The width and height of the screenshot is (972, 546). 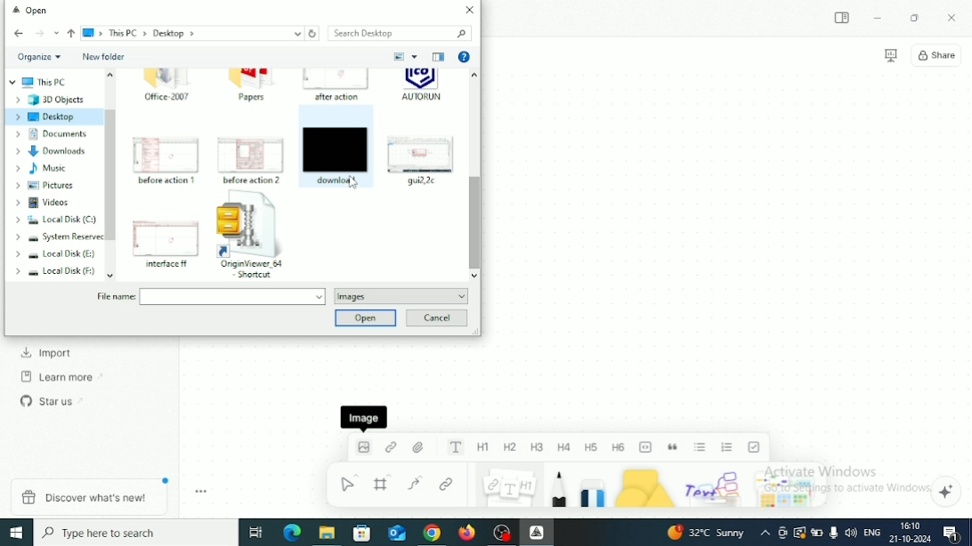 I want to click on Shape, so click(x=646, y=486).